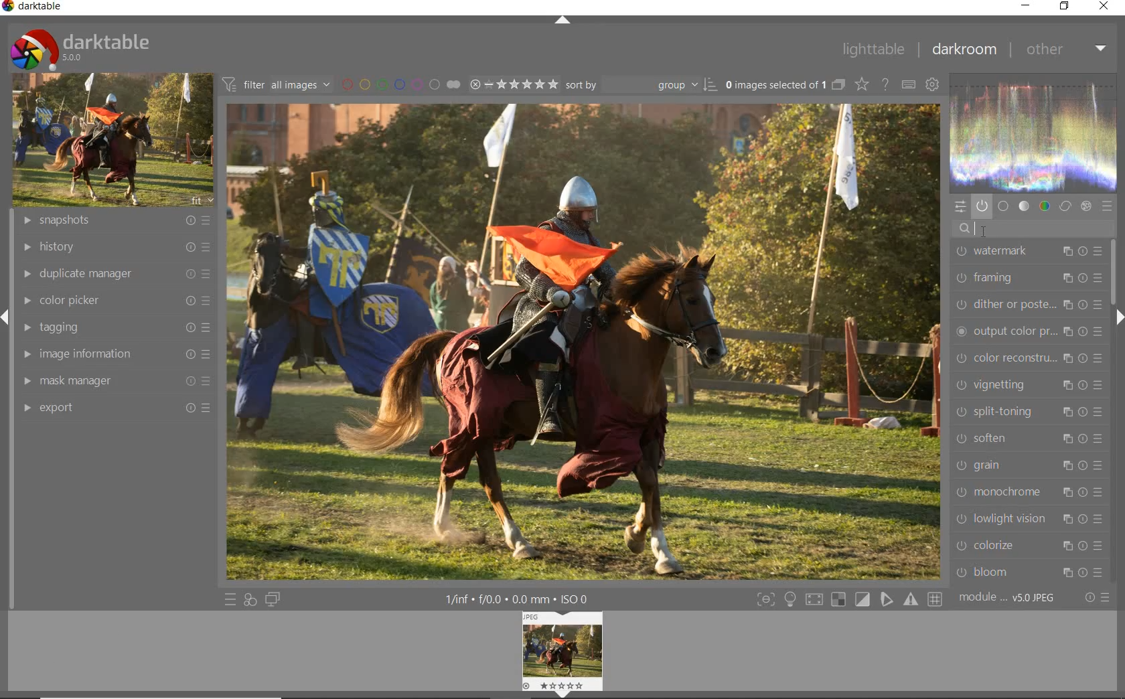 This screenshot has width=1125, height=699. I want to click on other, so click(1065, 49).